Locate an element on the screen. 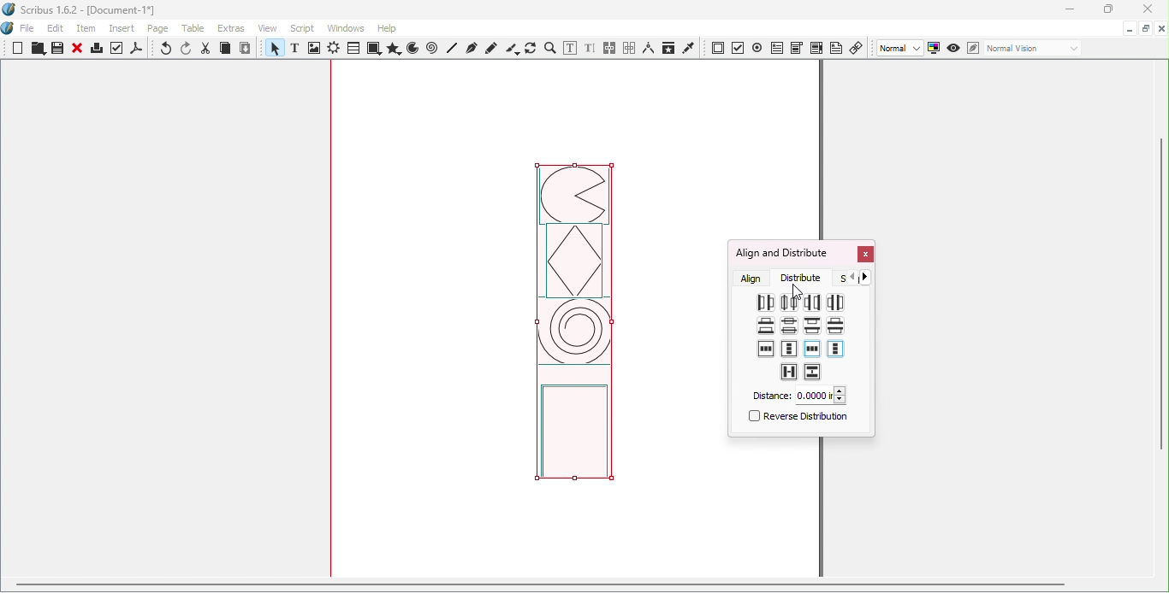 This screenshot has width=1169, height=593. Open is located at coordinates (36, 50).